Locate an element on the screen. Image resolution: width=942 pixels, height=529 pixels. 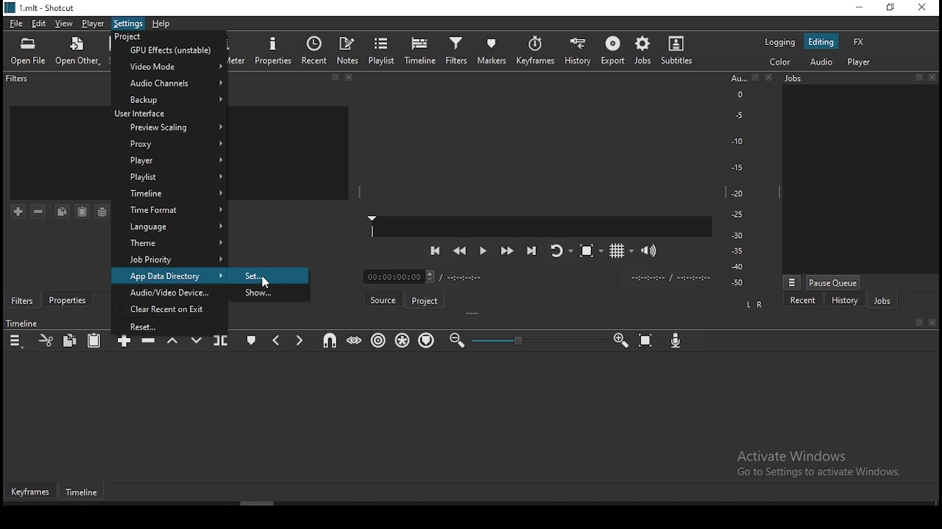
audio/video device is located at coordinates (169, 292).